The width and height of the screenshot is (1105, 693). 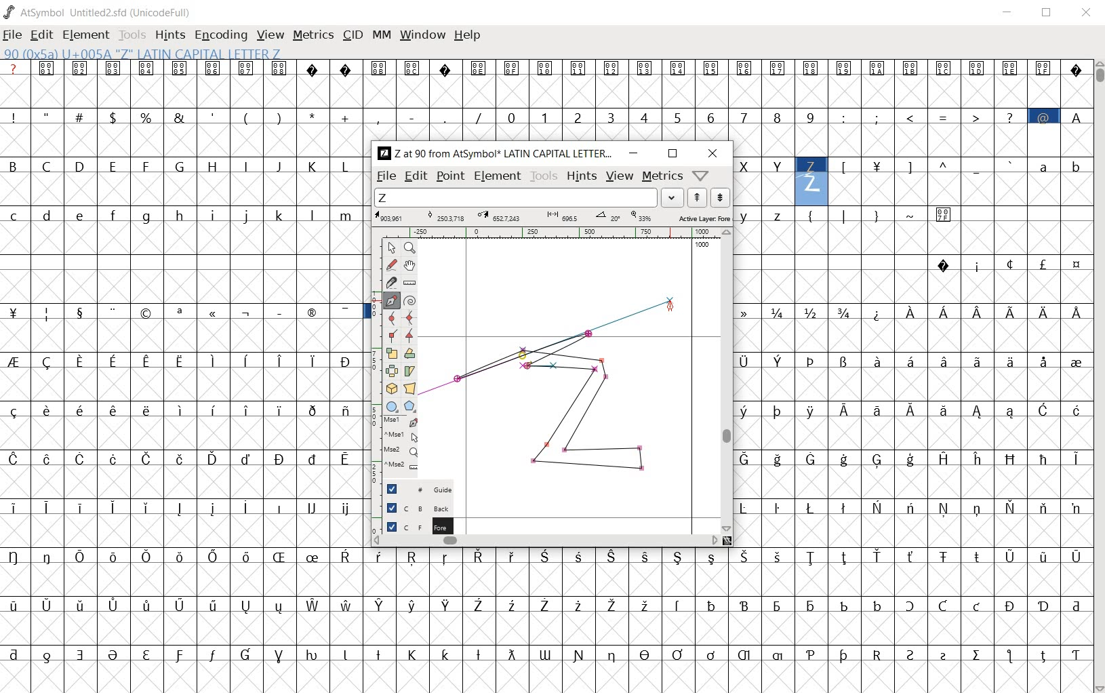 What do you see at coordinates (422, 35) in the screenshot?
I see `window` at bounding box center [422, 35].